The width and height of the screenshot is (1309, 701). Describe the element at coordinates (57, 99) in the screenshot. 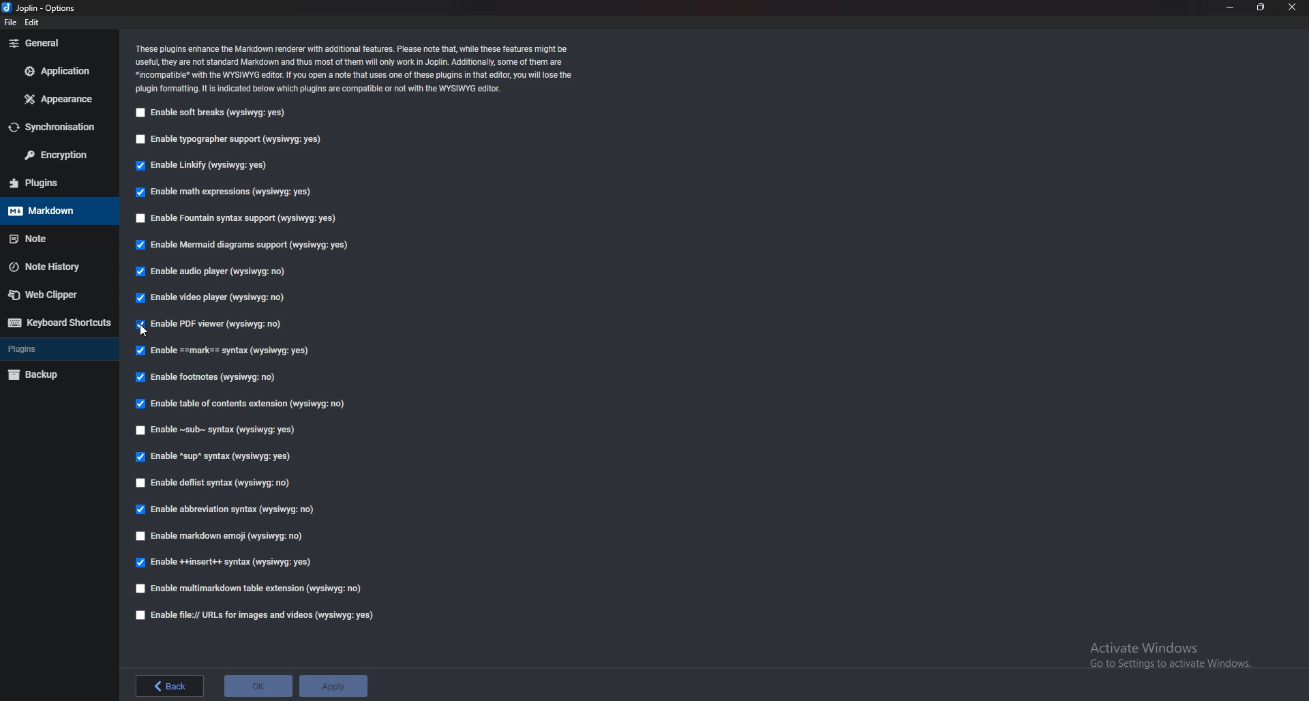

I see `Appearance` at that location.